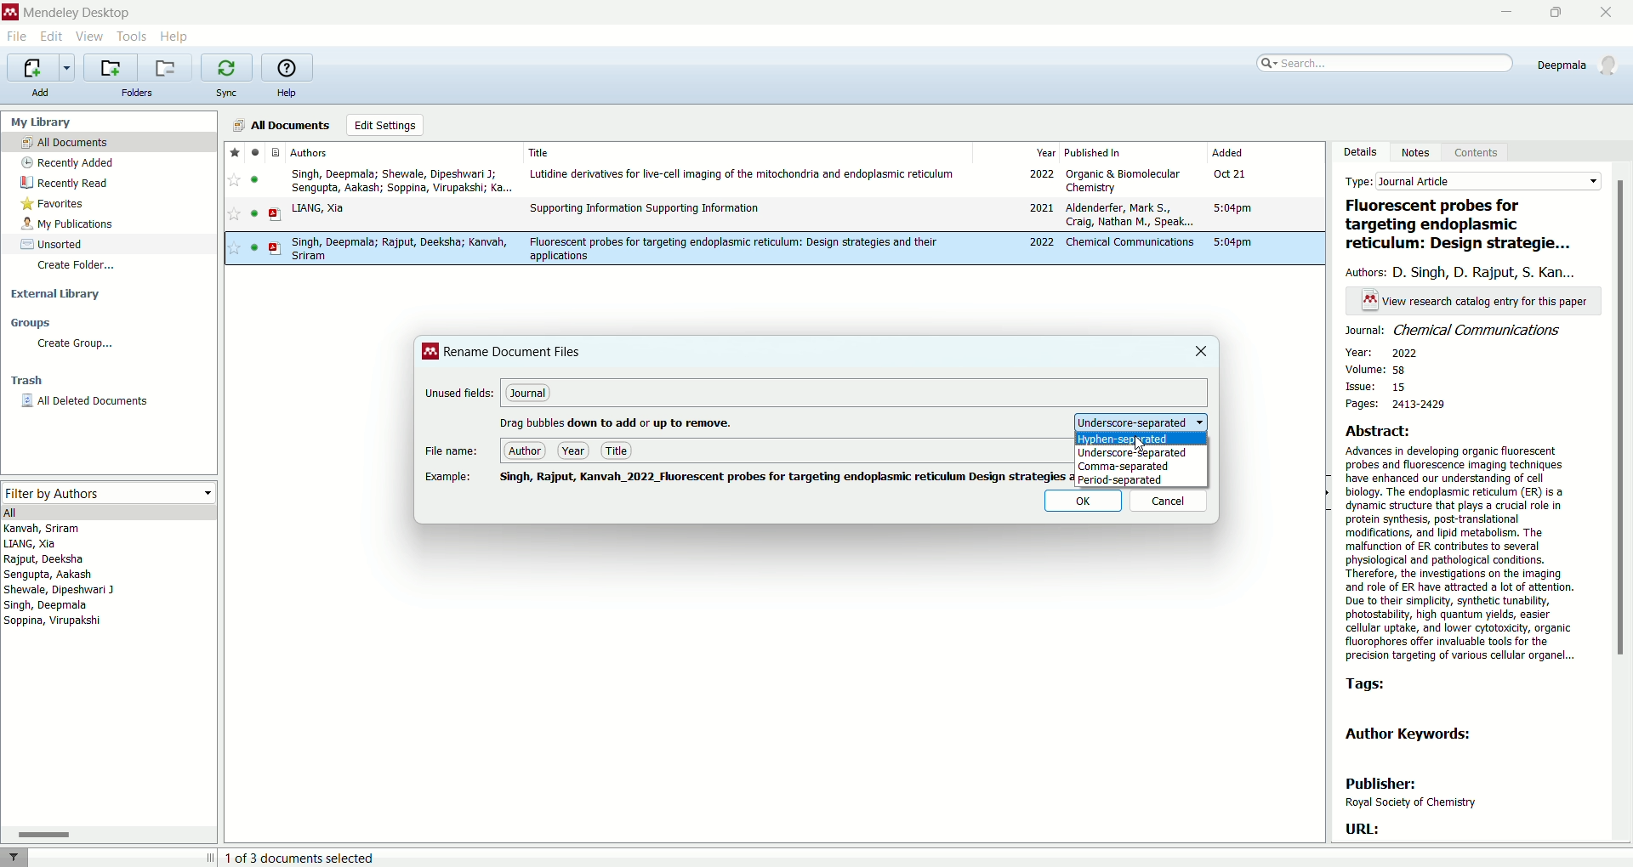 Image resolution: width=1633 pixels, height=867 pixels. I want to click on help, so click(287, 94).